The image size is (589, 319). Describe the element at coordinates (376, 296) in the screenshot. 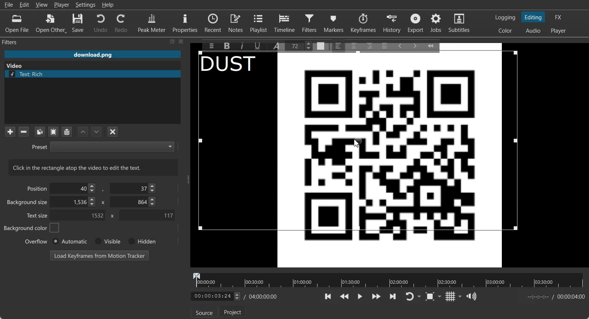

I see `Play Quickly Forward` at that location.